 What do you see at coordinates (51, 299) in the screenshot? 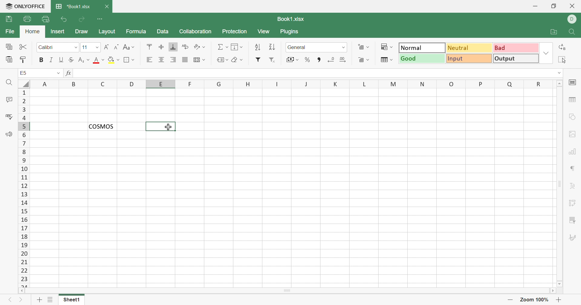
I see `List of sheets` at bounding box center [51, 299].